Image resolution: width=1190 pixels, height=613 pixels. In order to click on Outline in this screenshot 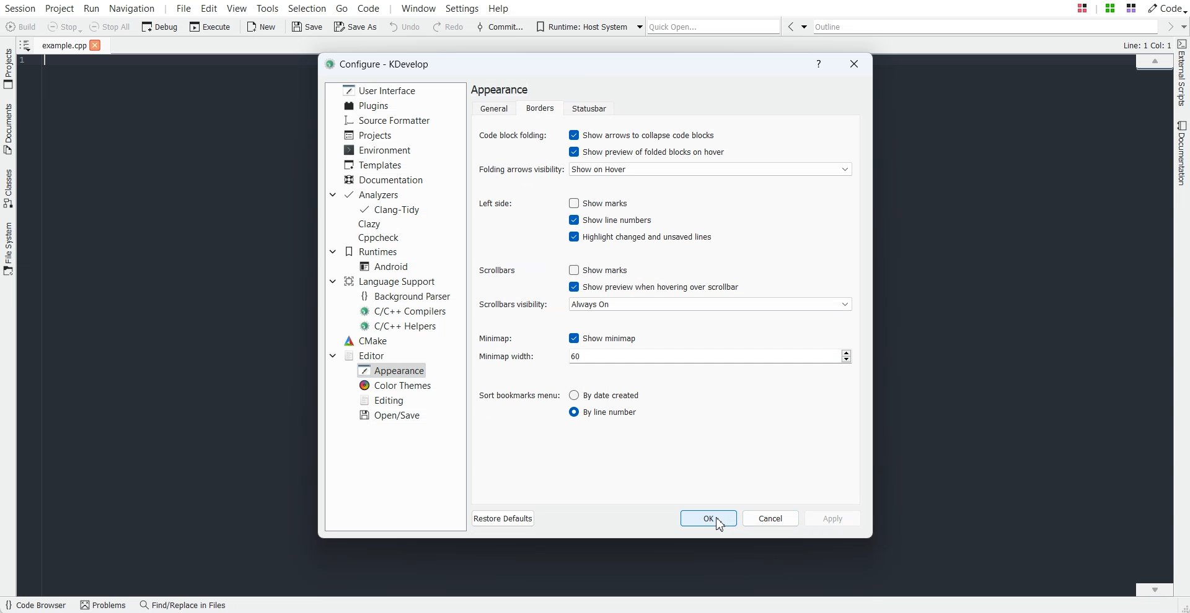, I will do `click(985, 26)`.